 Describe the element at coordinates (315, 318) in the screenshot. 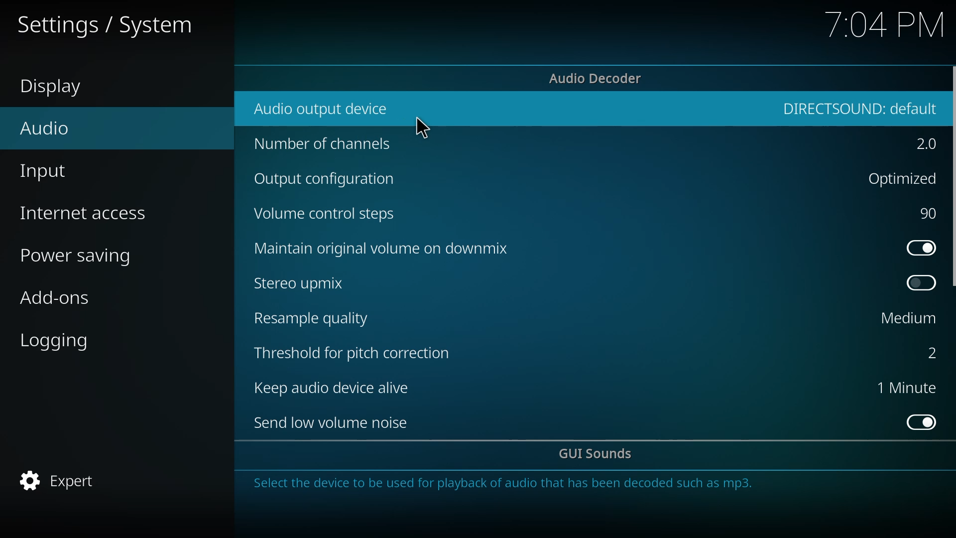

I see `resample quality` at that location.